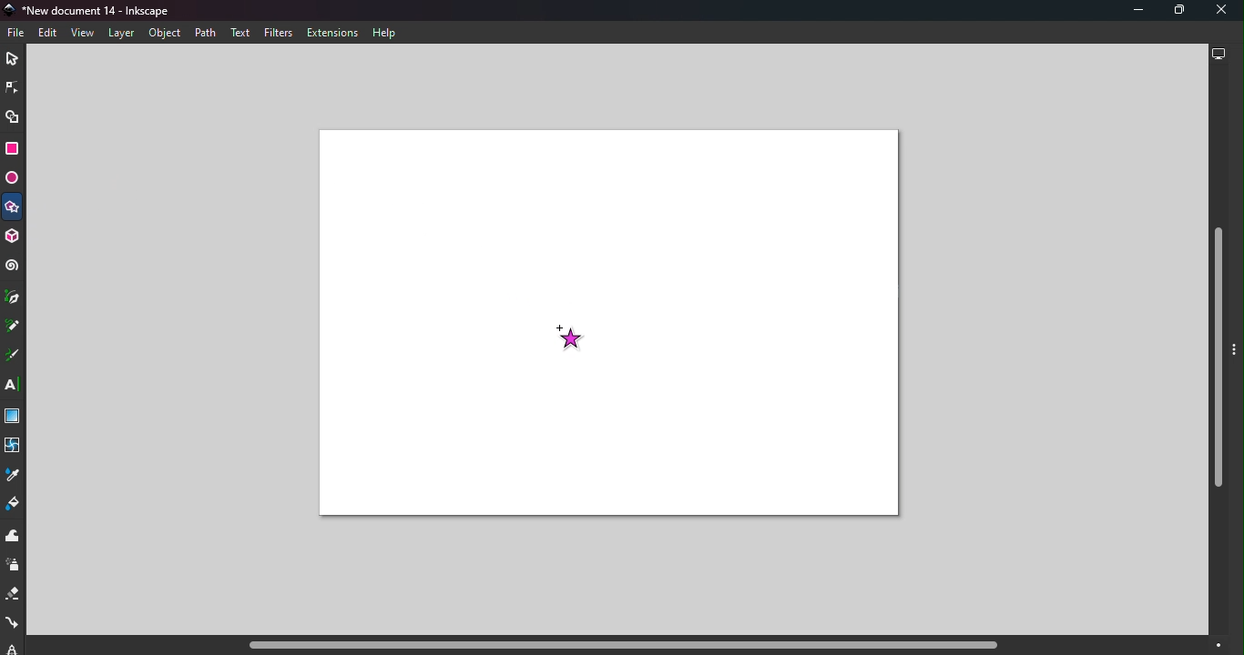 The image size is (1244, 655). I want to click on Close, so click(1222, 11).